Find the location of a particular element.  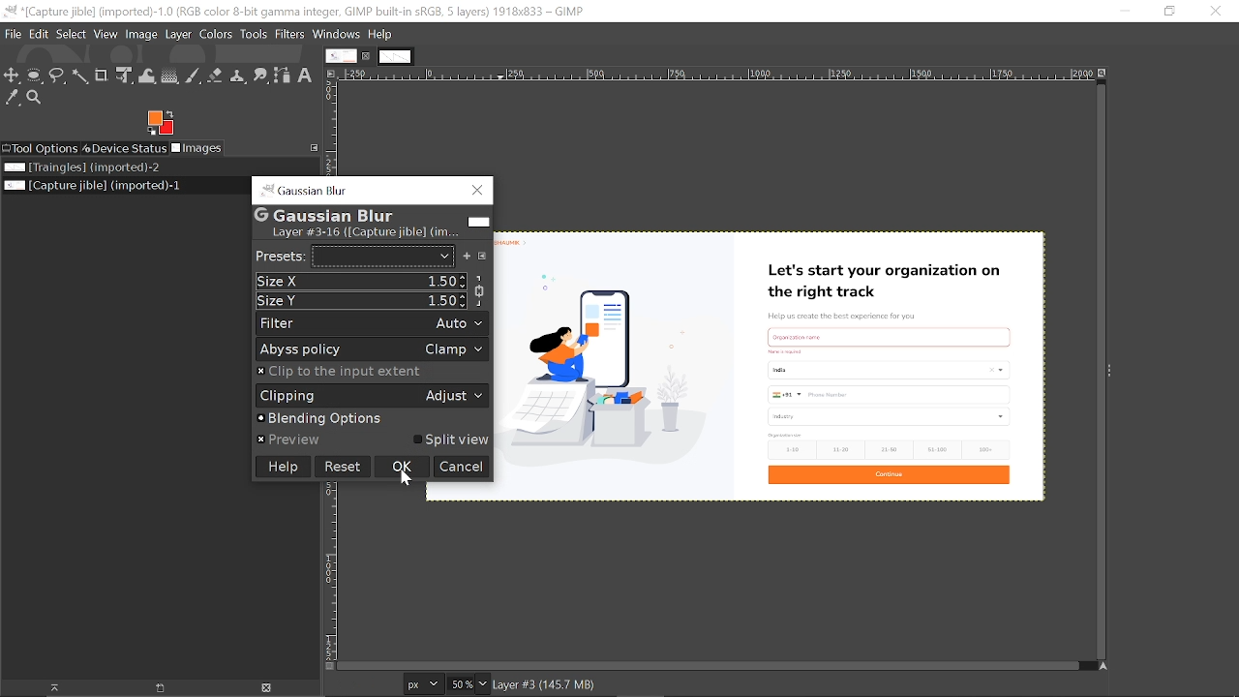

Current window is located at coordinates (296, 11).